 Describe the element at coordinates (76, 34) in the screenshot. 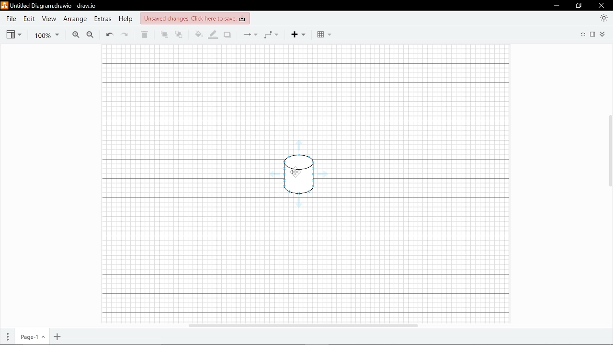

I see `Zoom in` at that location.